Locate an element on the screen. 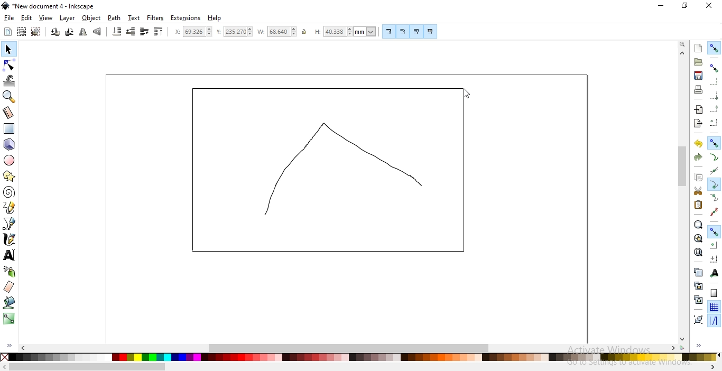 Image resolution: width=722 pixels, height=371 pixels. draw freehand lines is located at coordinates (10, 207).